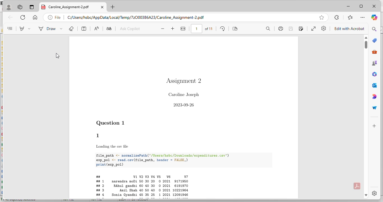  Describe the element at coordinates (223, 29) in the screenshot. I see `rotate` at that location.